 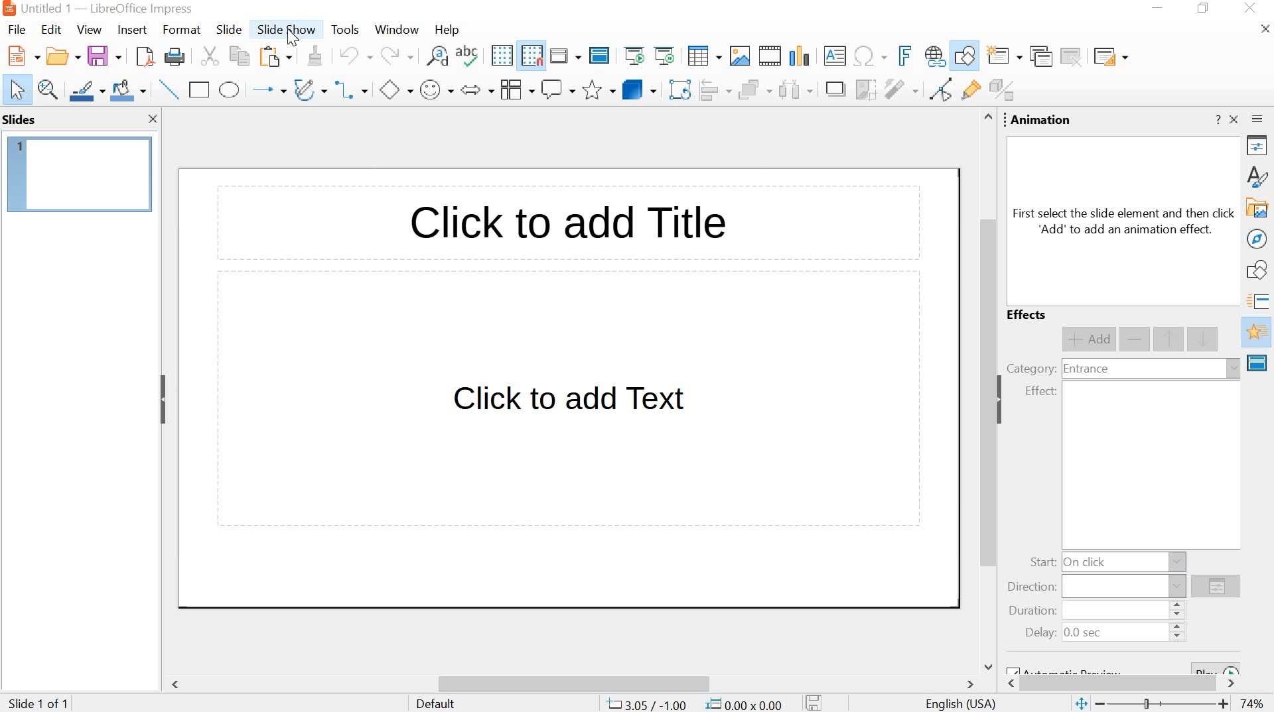 What do you see at coordinates (131, 30) in the screenshot?
I see `insert menu` at bounding box center [131, 30].